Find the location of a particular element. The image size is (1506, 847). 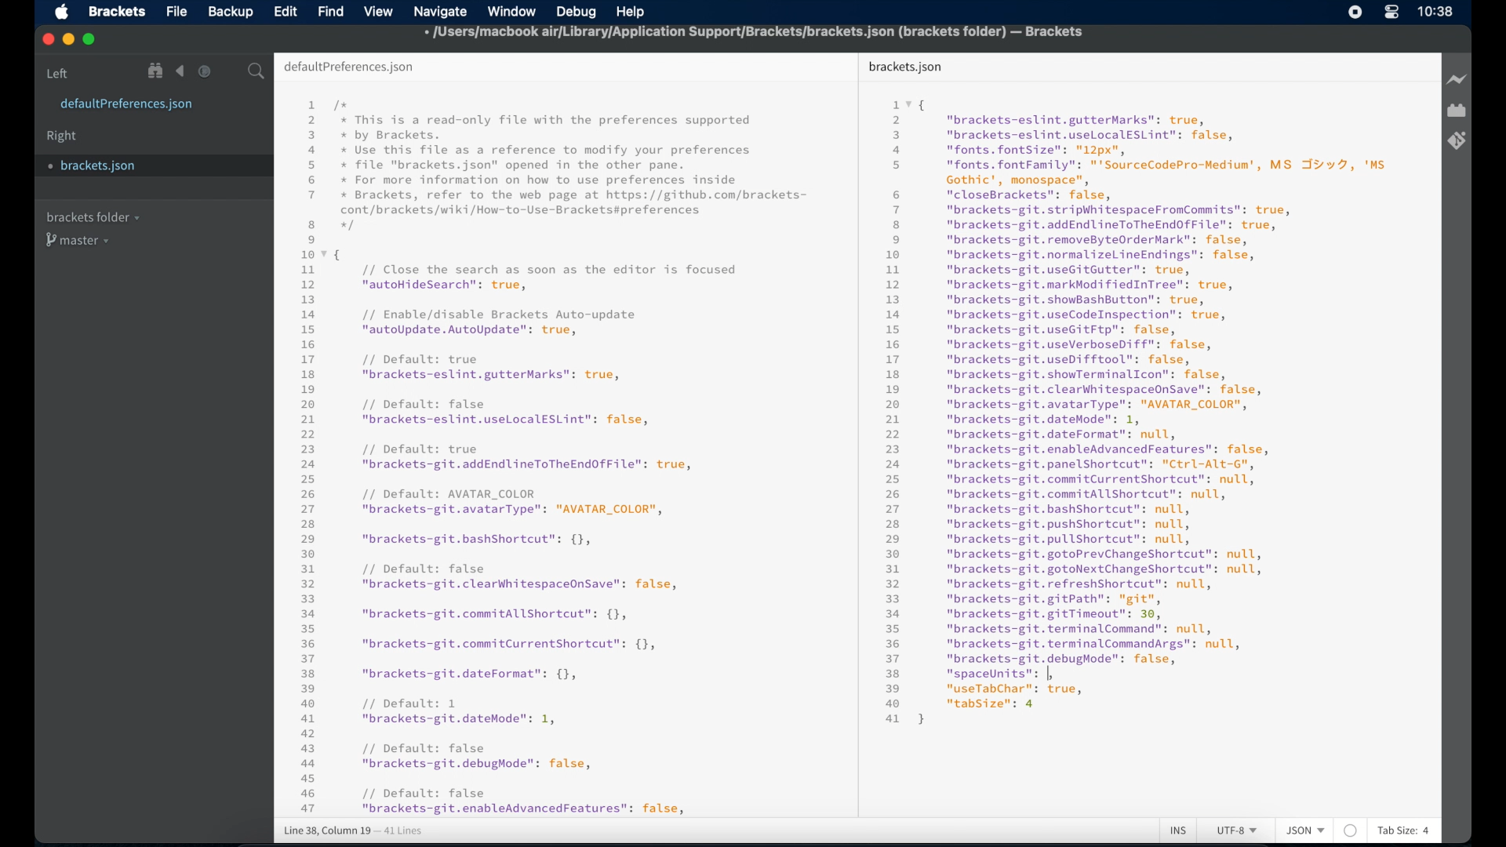

master is located at coordinates (79, 240).